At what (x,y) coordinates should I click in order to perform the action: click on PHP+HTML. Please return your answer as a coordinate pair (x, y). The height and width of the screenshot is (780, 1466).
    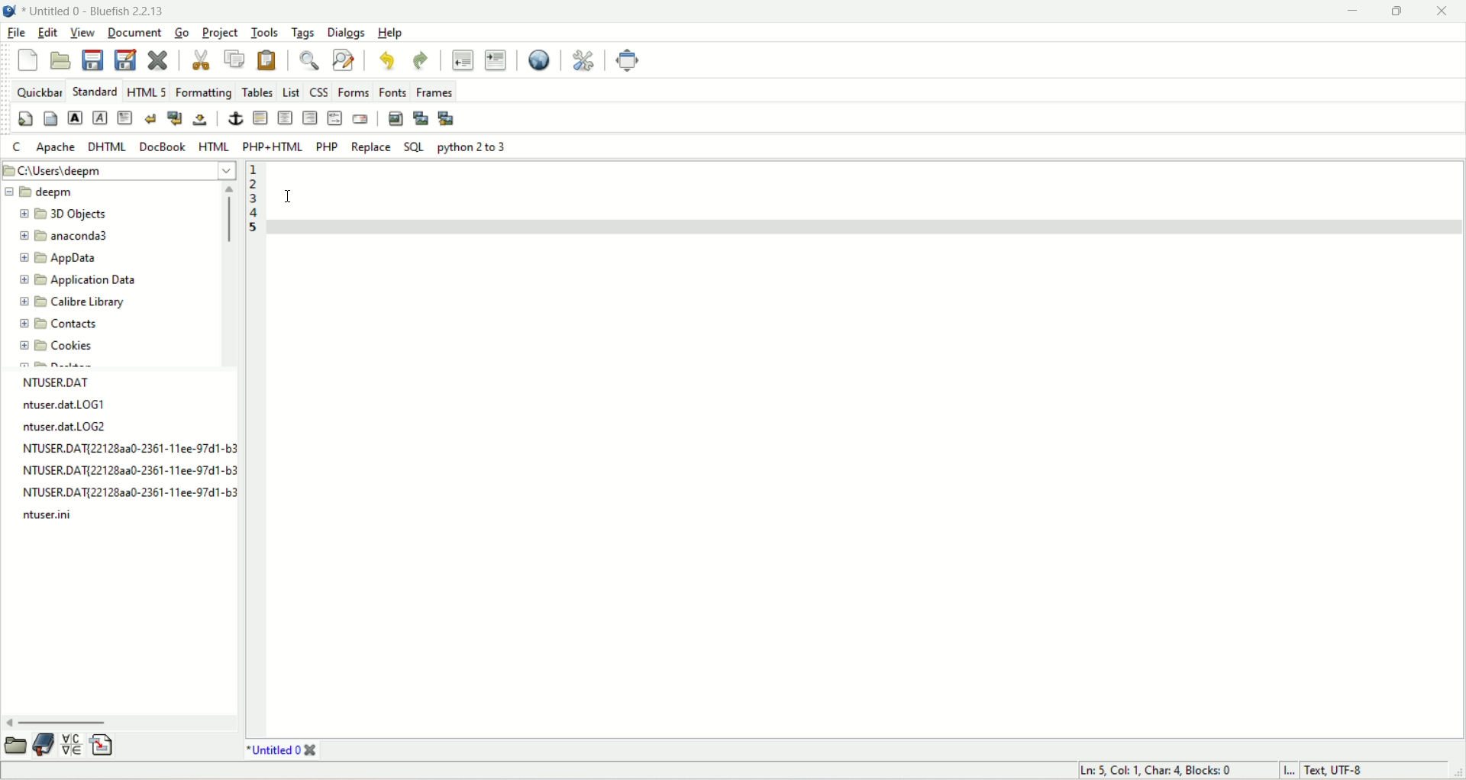
    Looking at the image, I should click on (273, 147).